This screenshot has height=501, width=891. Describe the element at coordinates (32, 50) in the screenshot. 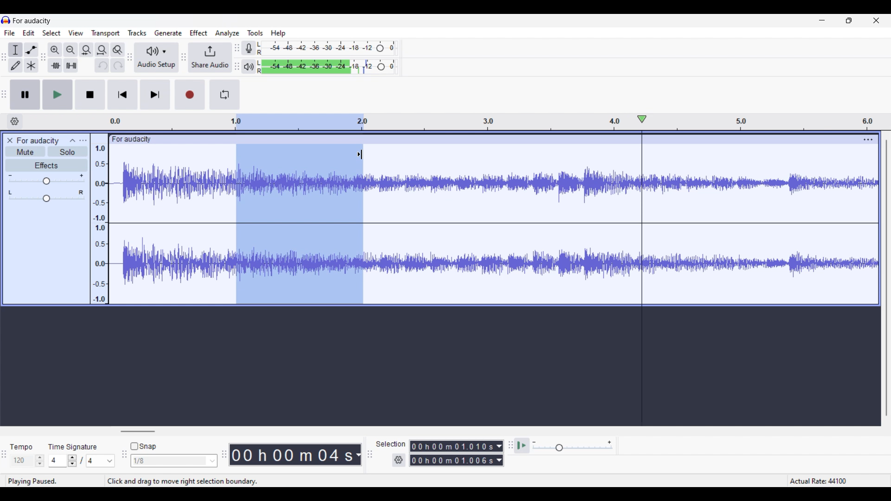

I see `Envelop tool` at that location.